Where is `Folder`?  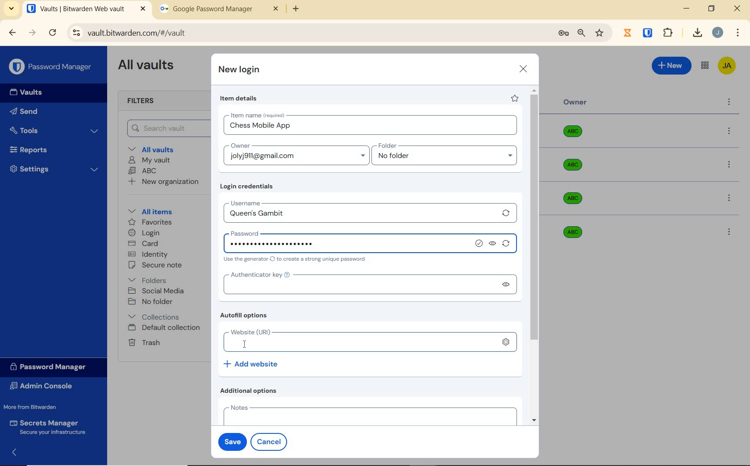 Folder is located at coordinates (442, 146).